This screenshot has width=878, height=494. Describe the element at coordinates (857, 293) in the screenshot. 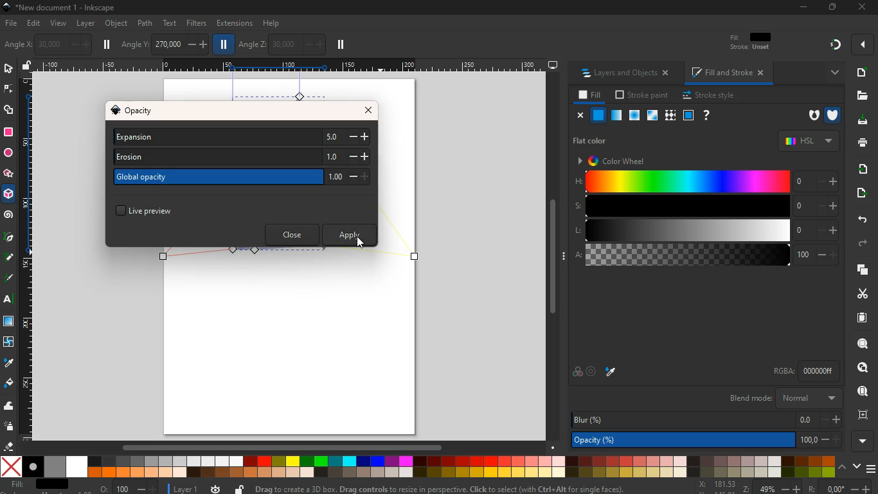

I see `cut` at that location.